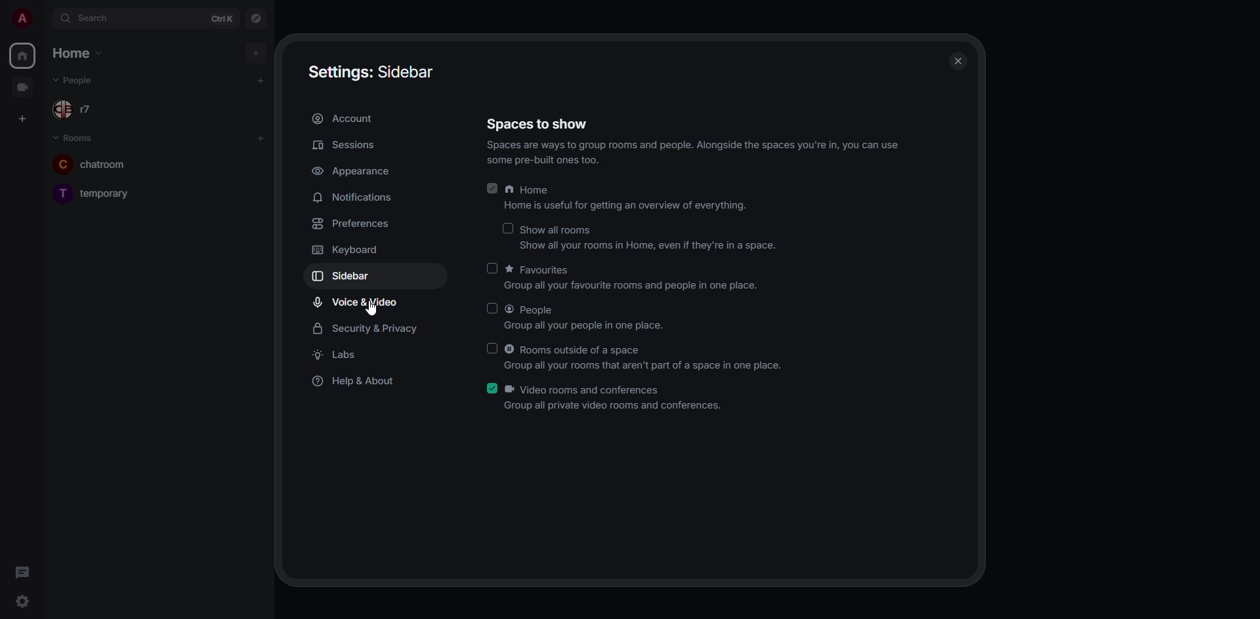 The width and height of the screenshot is (1260, 619). Describe the element at coordinates (22, 572) in the screenshot. I see `threads` at that location.